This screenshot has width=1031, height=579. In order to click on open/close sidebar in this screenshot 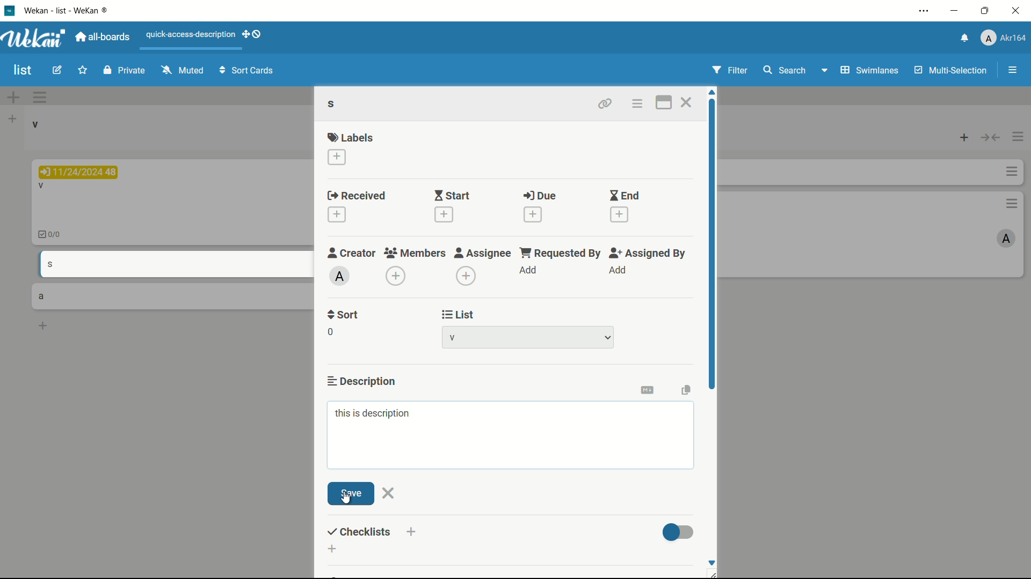, I will do `click(1013, 70)`.